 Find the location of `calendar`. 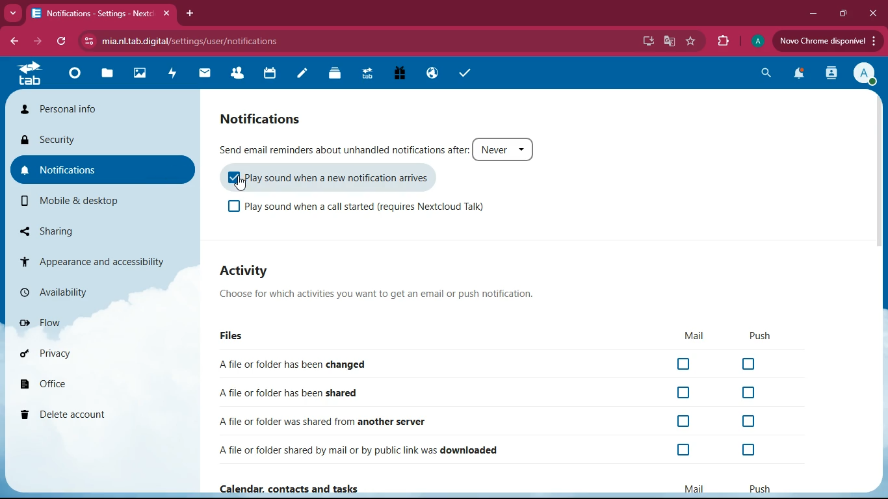

calendar is located at coordinates (274, 75).